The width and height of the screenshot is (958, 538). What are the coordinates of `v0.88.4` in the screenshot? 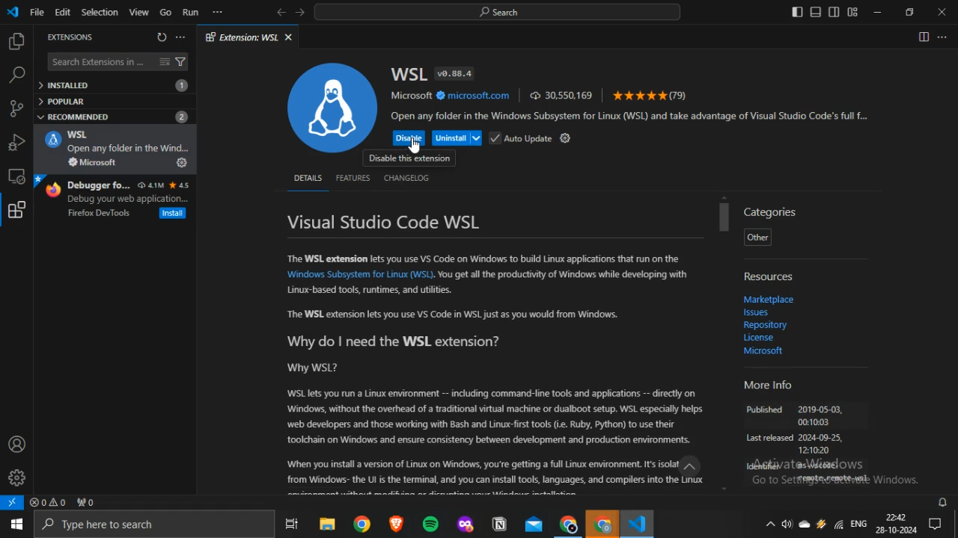 It's located at (454, 73).